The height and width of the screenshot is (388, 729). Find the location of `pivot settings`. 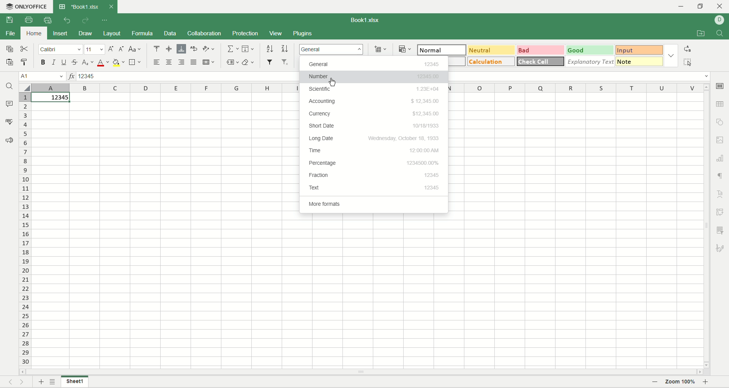

pivot settings is located at coordinates (720, 213).